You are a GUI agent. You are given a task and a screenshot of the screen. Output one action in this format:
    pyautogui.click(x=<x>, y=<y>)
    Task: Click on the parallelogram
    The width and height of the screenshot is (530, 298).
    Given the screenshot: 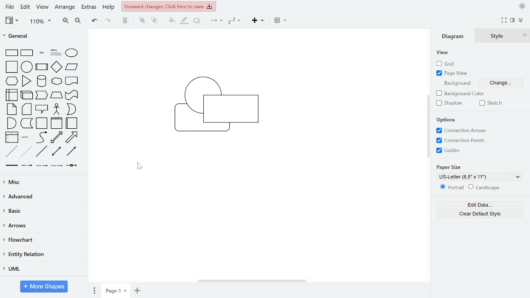 What is the action you would take?
    pyautogui.click(x=72, y=67)
    